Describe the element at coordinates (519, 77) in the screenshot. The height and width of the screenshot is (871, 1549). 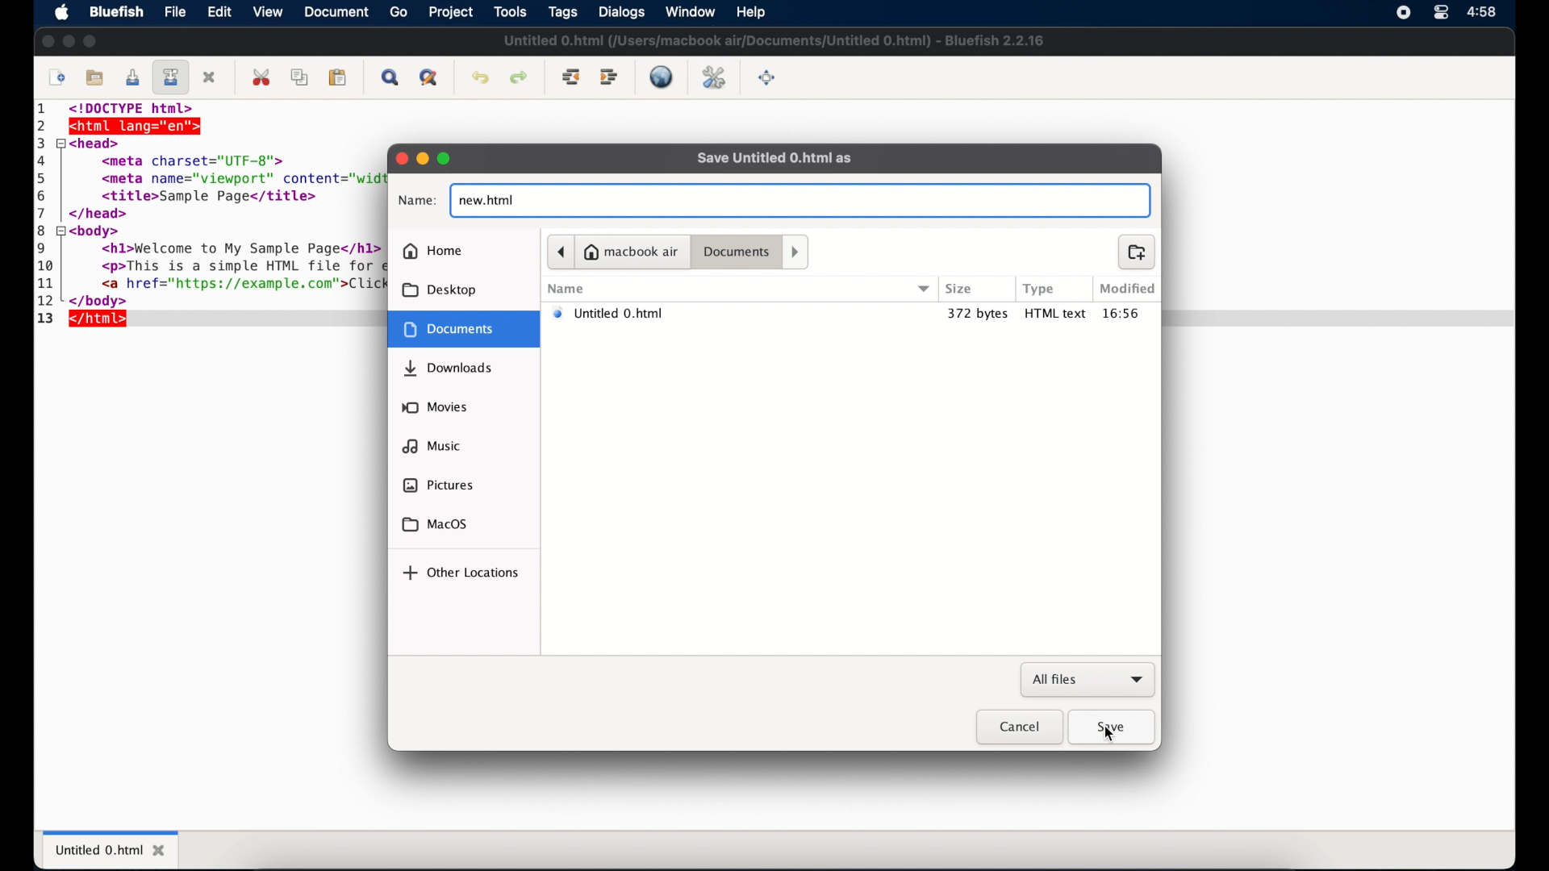
I see `redo` at that location.